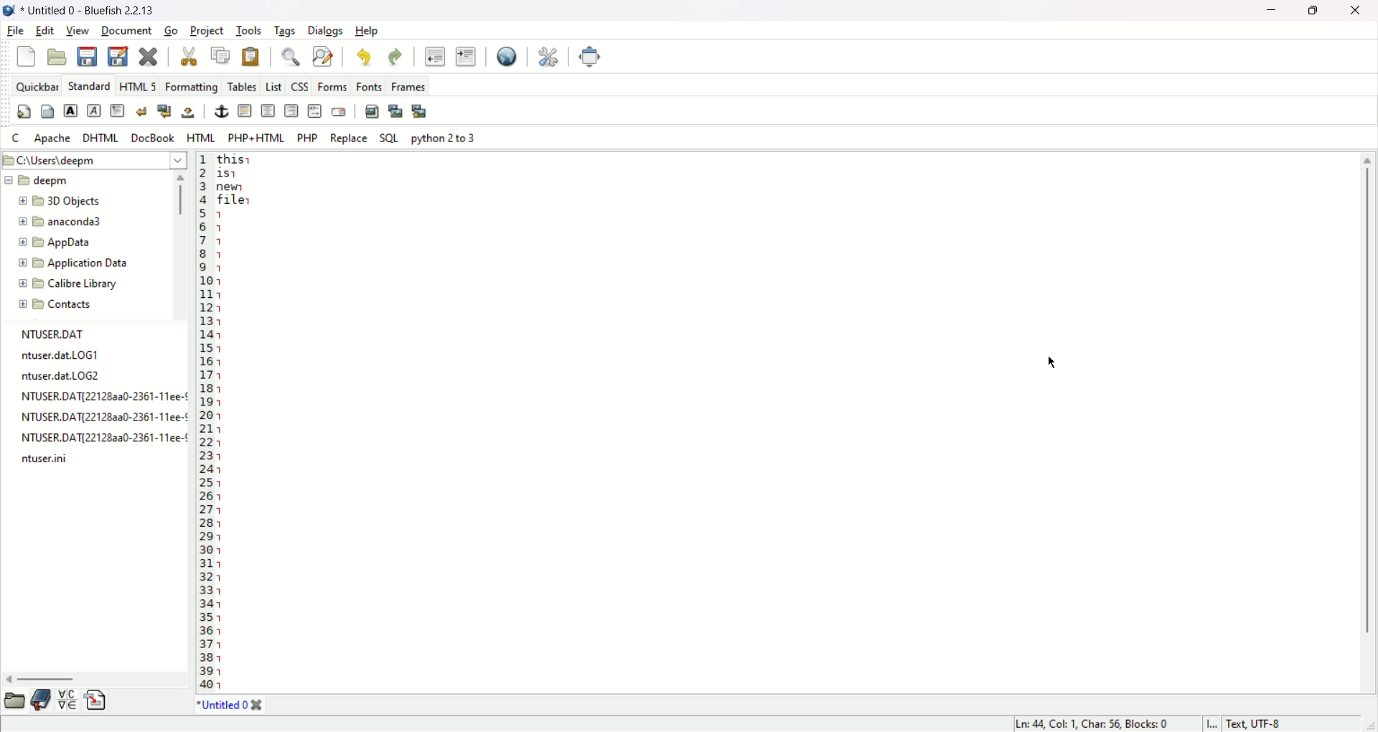 This screenshot has width=1378, height=732. Describe the element at coordinates (127, 32) in the screenshot. I see `document` at that location.